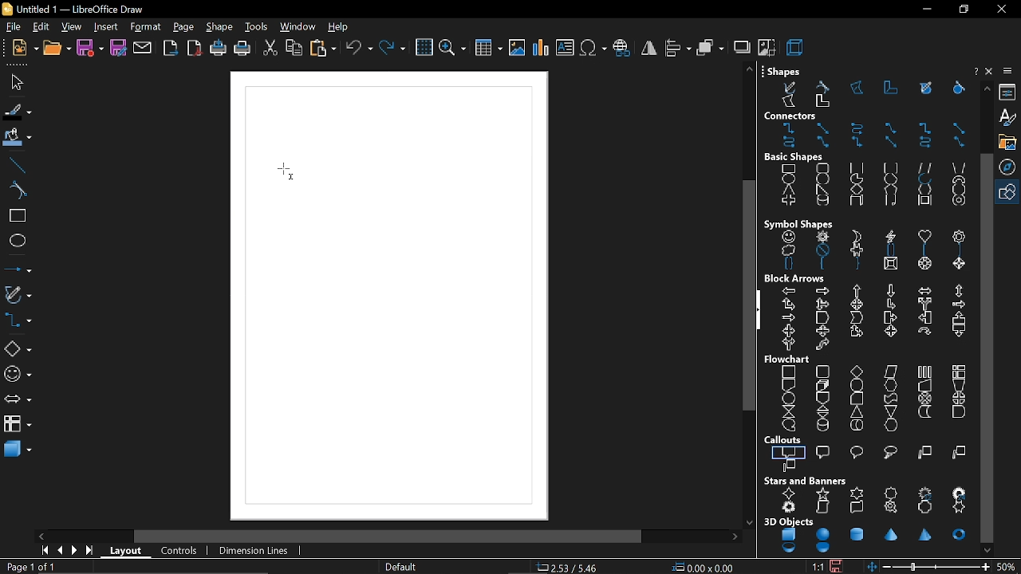 The image size is (1021, 574). Describe the element at coordinates (821, 425) in the screenshot. I see `magnetic disc` at that location.